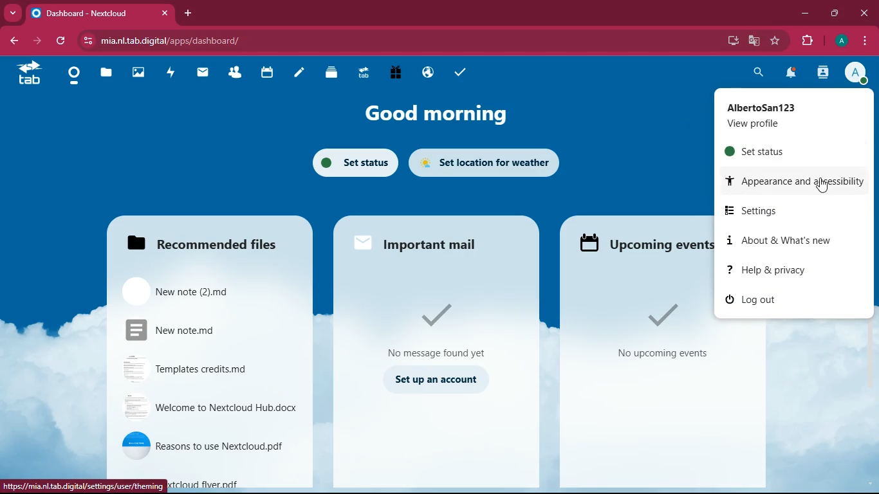 This screenshot has width=879, height=494. Describe the element at coordinates (74, 78) in the screenshot. I see `home` at that location.